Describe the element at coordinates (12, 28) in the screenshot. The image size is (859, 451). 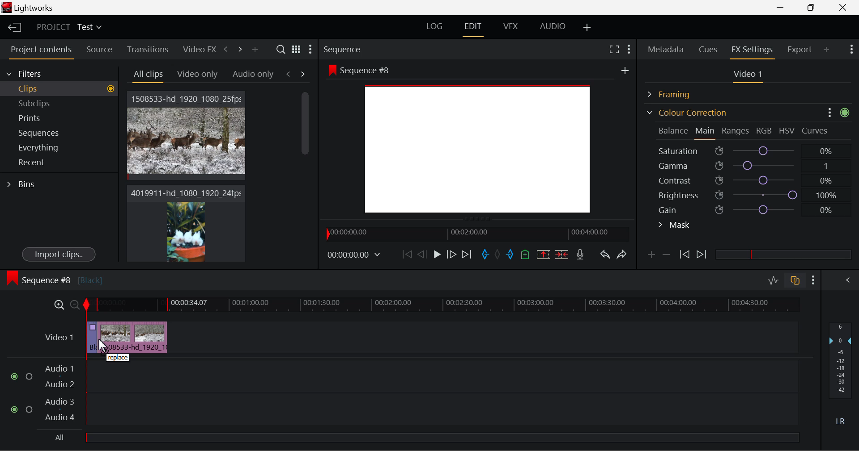
I see `Back to Homepage` at that location.